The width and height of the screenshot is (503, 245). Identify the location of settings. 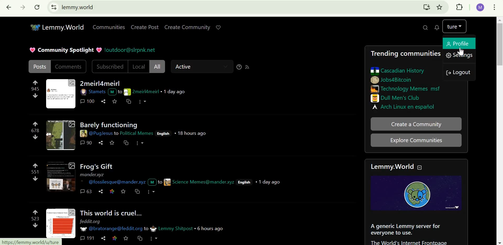
(459, 56).